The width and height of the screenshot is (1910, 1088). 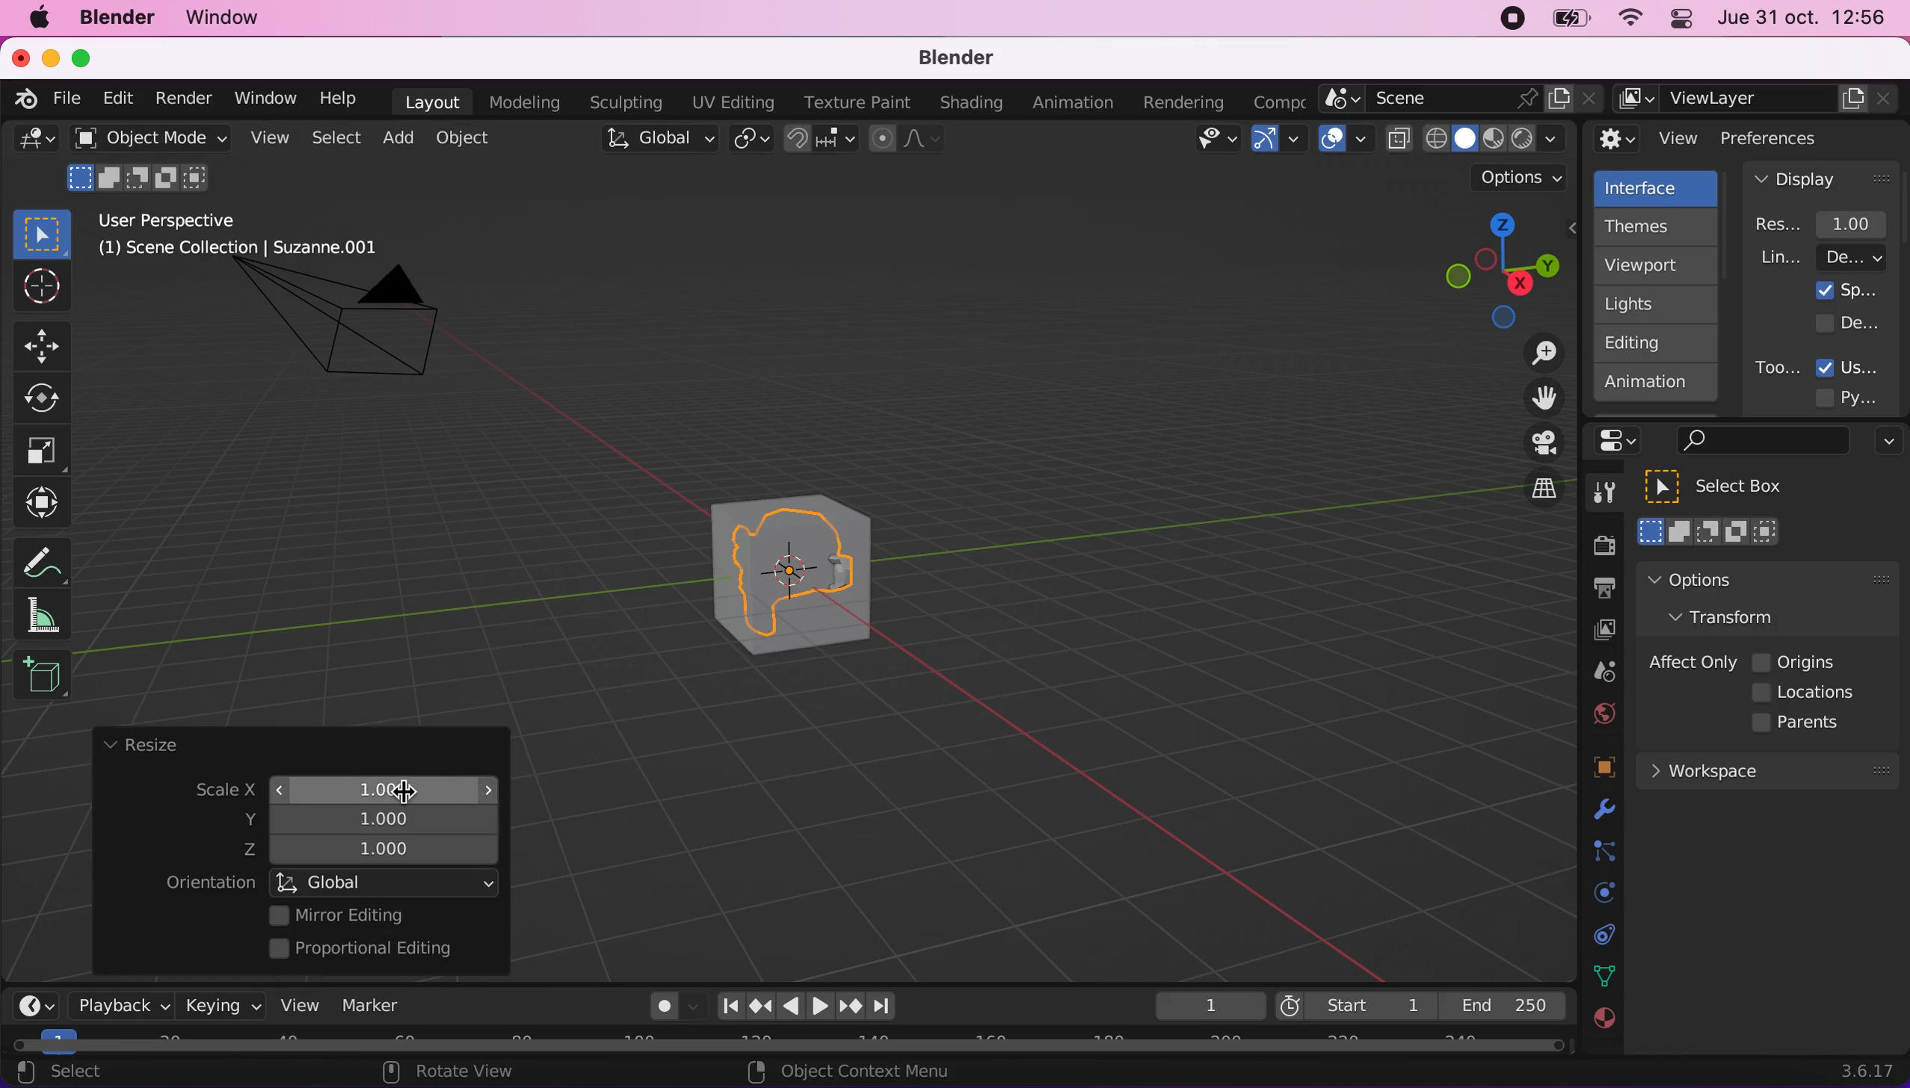 What do you see at coordinates (182, 99) in the screenshot?
I see `render` at bounding box center [182, 99].